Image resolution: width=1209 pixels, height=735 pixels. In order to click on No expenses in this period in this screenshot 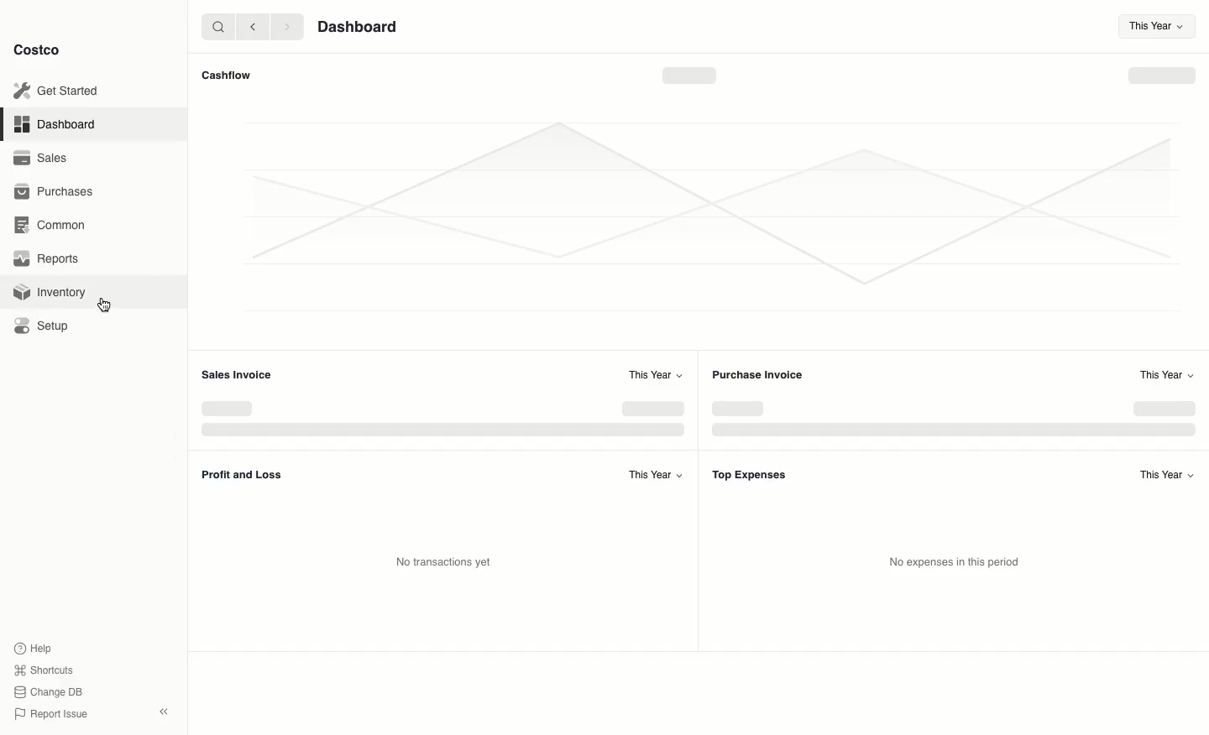, I will do `click(955, 562)`.